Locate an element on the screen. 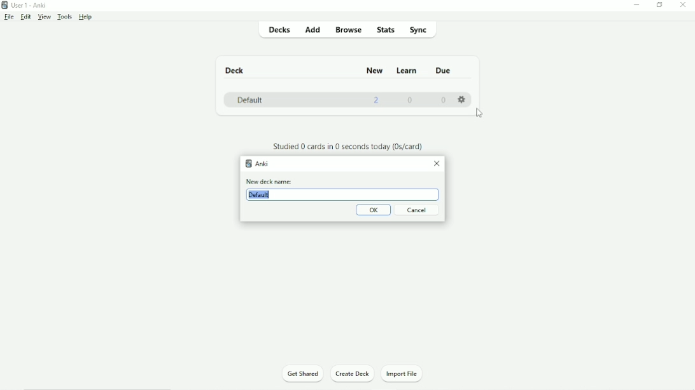  Tools is located at coordinates (64, 17).